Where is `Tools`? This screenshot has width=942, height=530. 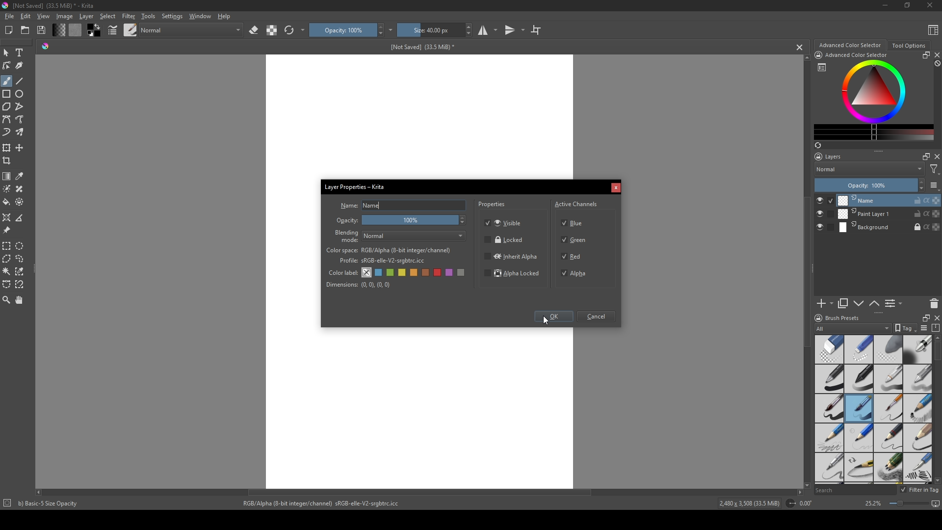
Tools is located at coordinates (148, 16).